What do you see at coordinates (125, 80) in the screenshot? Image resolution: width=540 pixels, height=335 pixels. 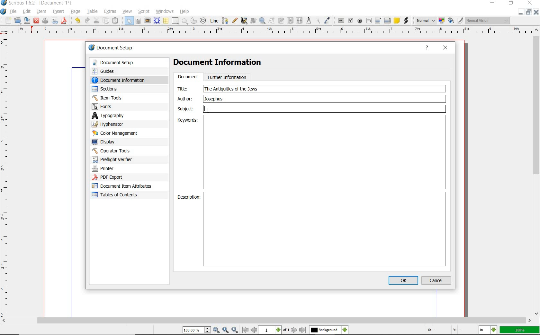 I see `document information` at bounding box center [125, 80].